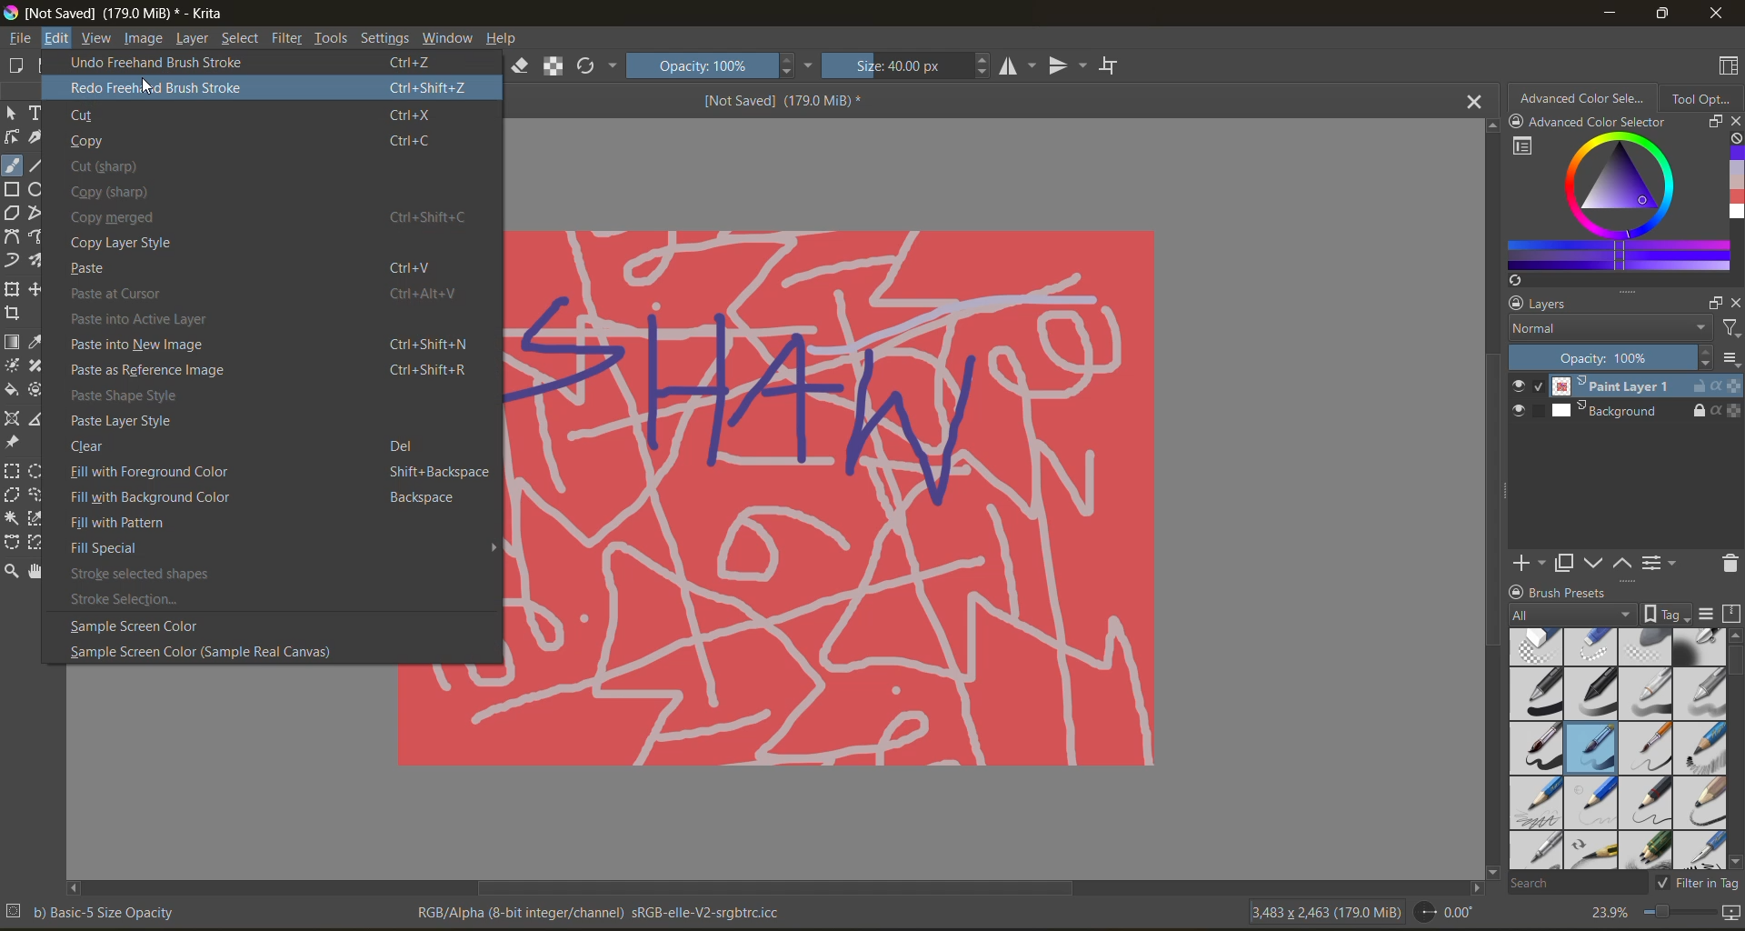 This screenshot has width=1745, height=931. I want to click on clear   Del, so click(245, 446).